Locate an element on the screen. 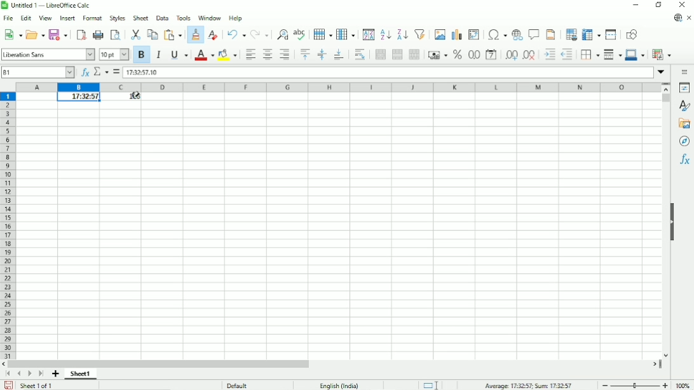 This screenshot has height=390, width=694. Window is located at coordinates (208, 18).